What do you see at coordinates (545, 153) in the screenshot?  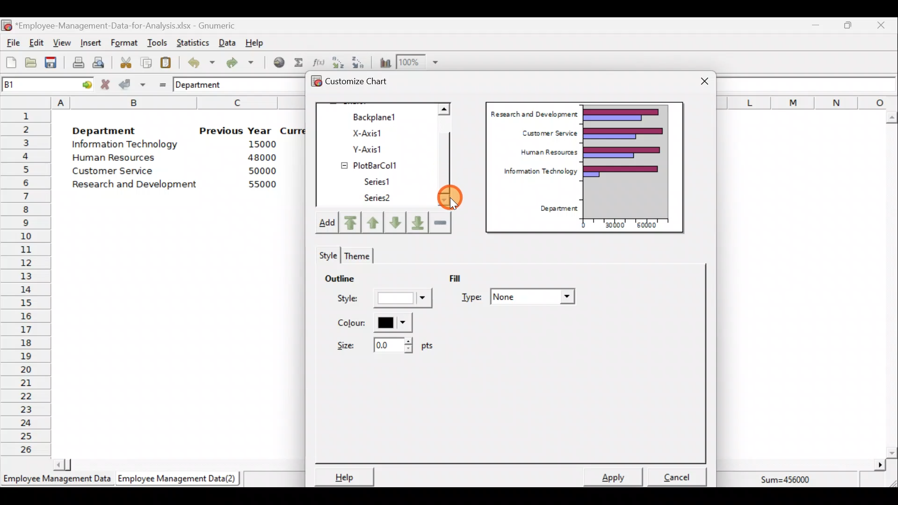 I see `Human Resources` at bounding box center [545, 153].